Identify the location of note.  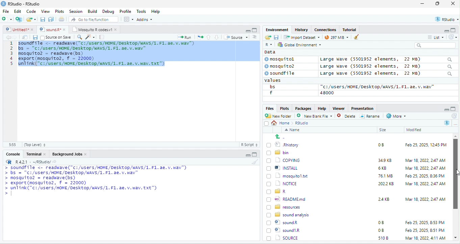
(102, 37).